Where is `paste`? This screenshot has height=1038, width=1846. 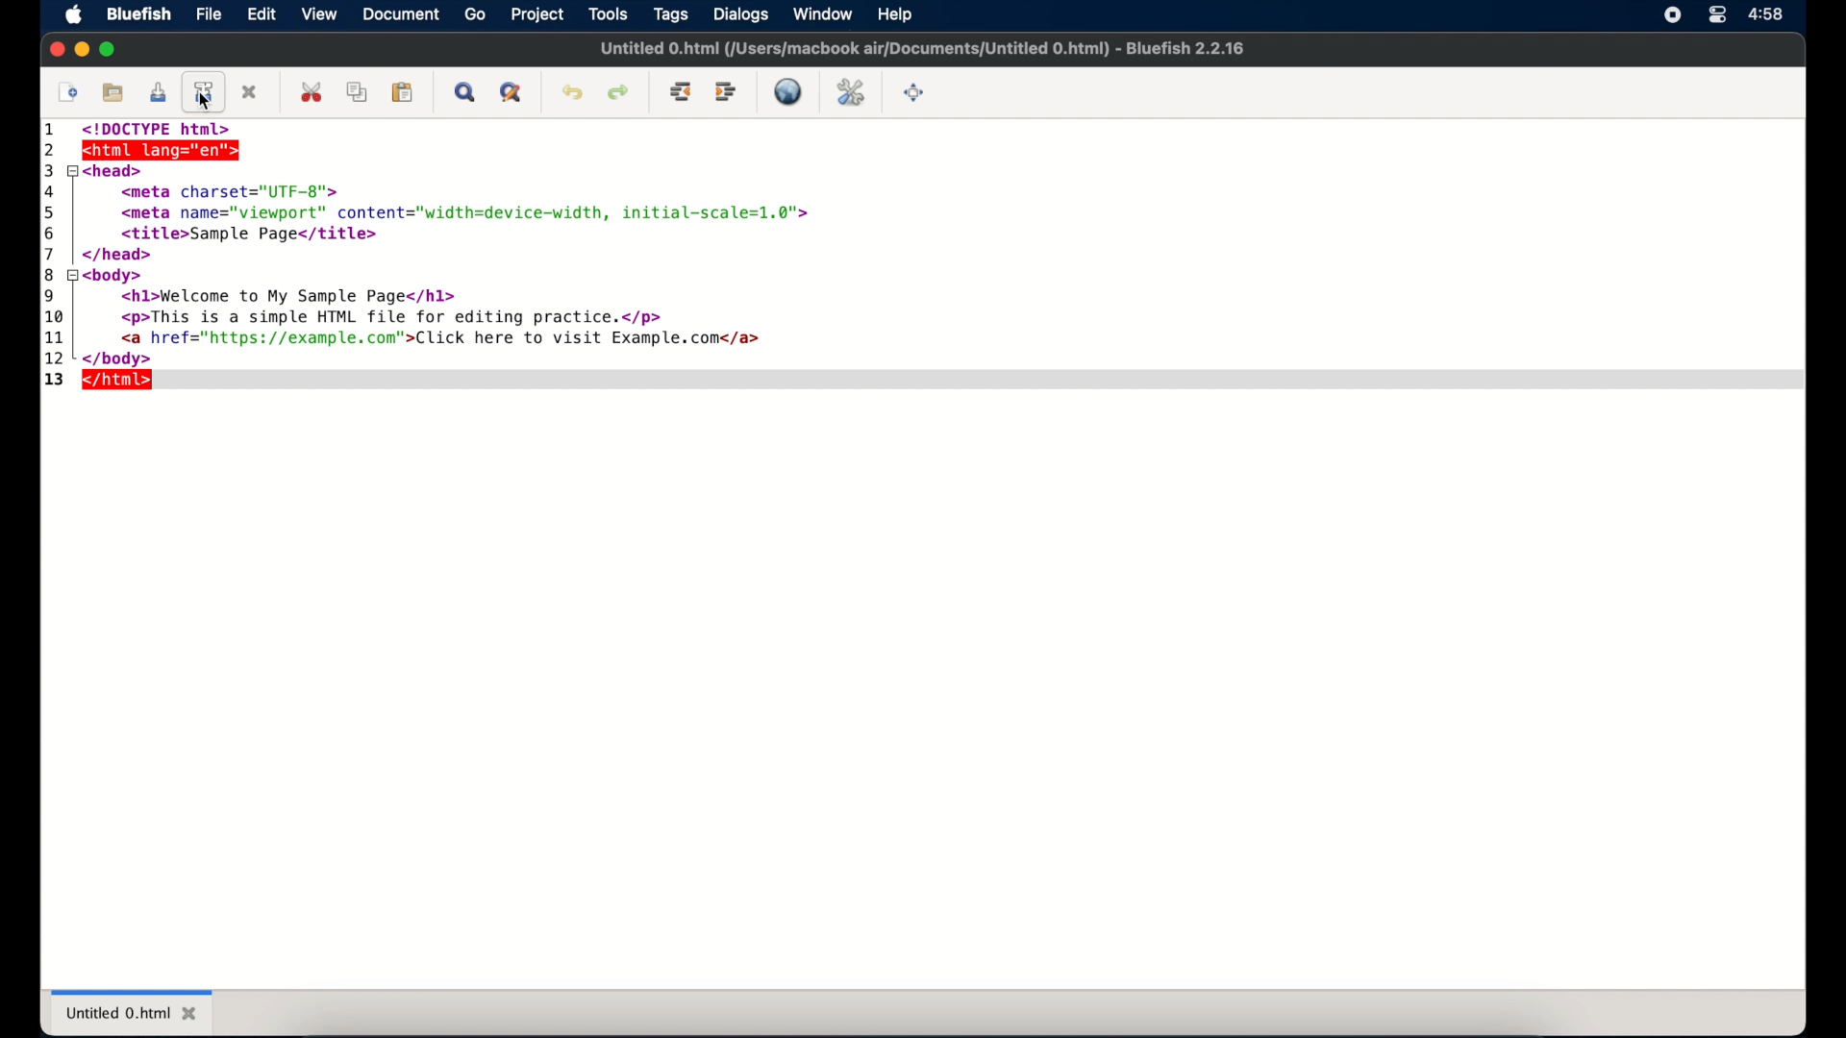
paste is located at coordinates (403, 92).